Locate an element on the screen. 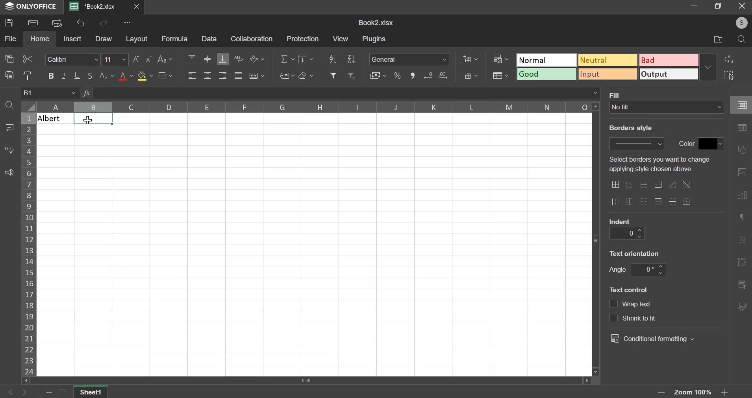  layout is located at coordinates (137, 39).